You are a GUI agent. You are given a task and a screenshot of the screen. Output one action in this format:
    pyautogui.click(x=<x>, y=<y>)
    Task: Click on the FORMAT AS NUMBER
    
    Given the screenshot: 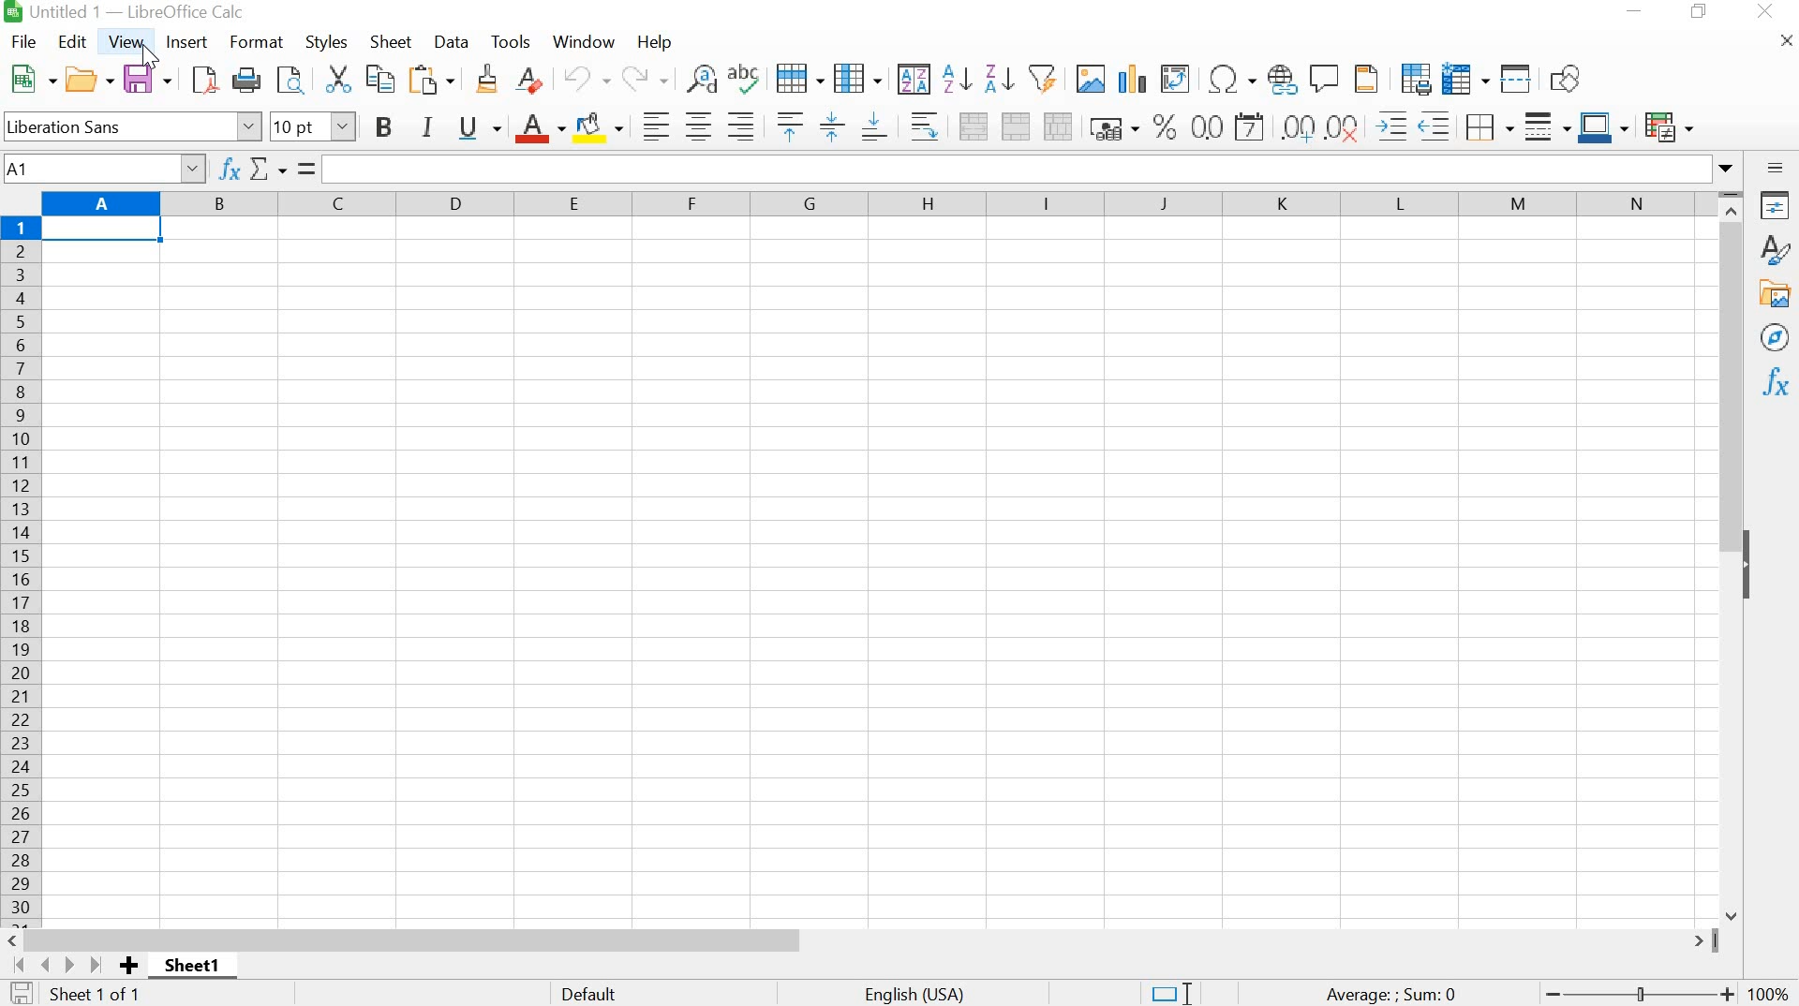 What is the action you would take?
    pyautogui.click(x=1207, y=126)
    